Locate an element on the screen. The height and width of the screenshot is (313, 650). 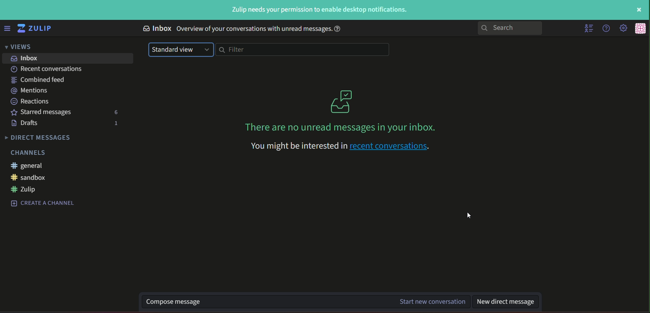
text is located at coordinates (32, 102).